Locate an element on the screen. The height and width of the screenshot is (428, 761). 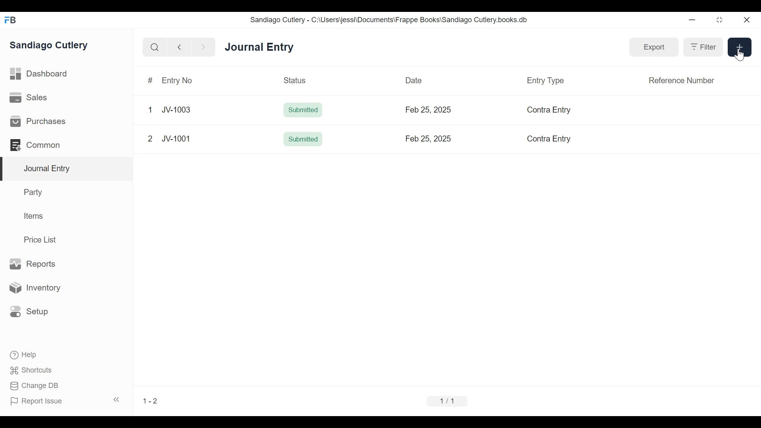
Setup is located at coordinates (29, 312).